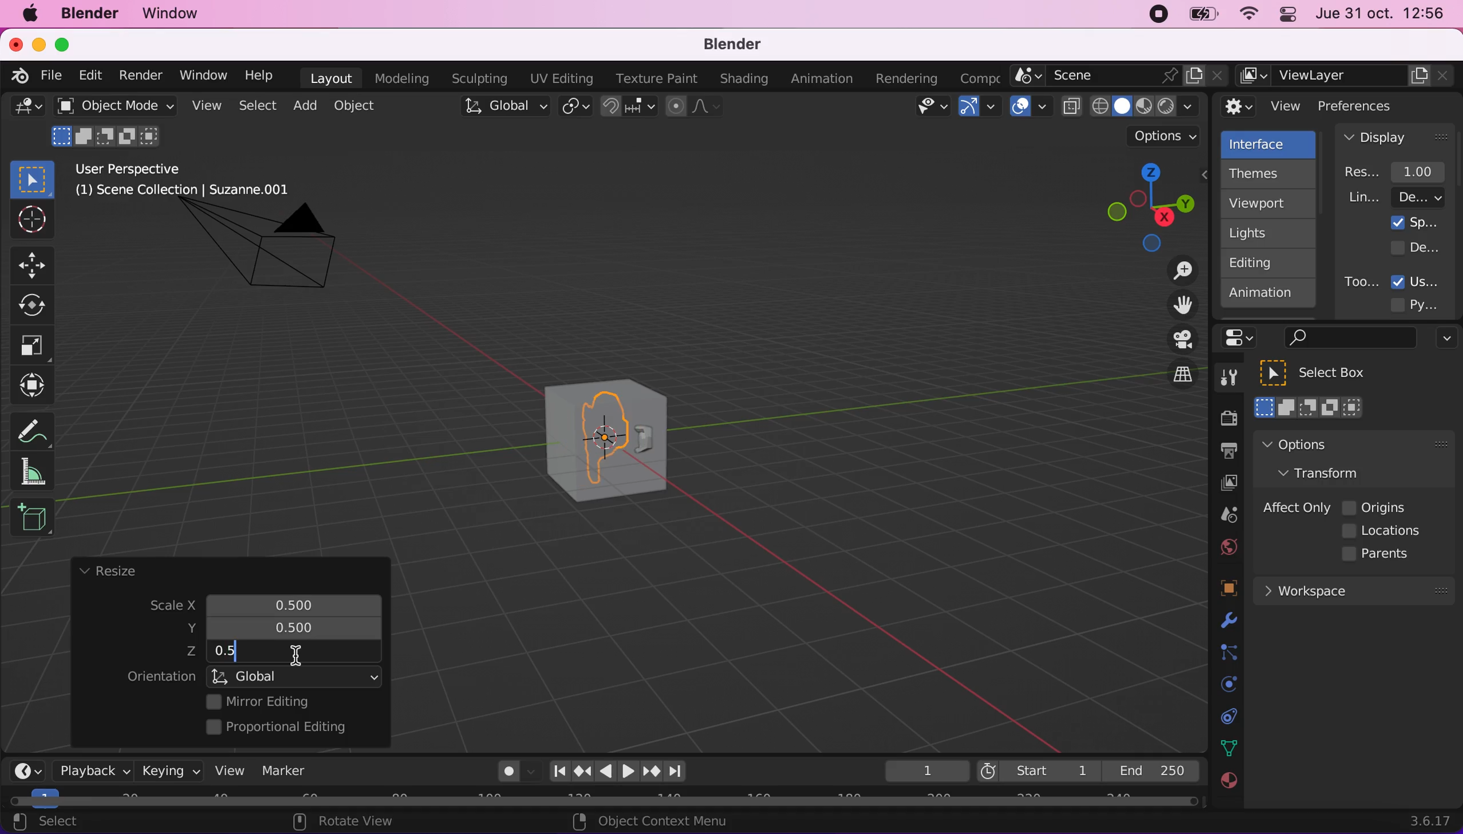 The image size is (1463, 834). What do you see at coordinates (355, 823) in the screenshot?
I see `rotate view` at bounding box center [355, 823].